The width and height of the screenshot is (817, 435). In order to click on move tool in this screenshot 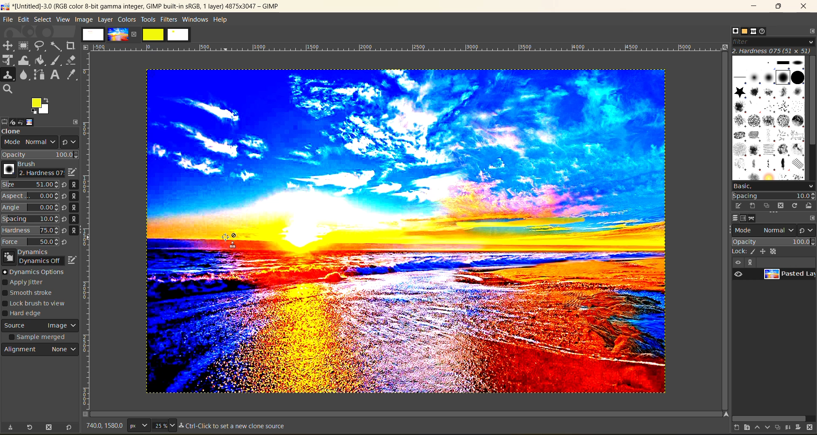, I will do `click(8, 45)`.